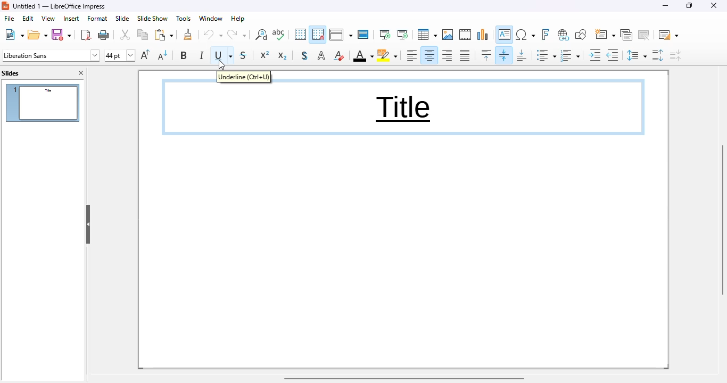 Image resolution: width=727 pixels, height=383 pixels. I want to click on decrease paragraph spacing, so click(676, 56).